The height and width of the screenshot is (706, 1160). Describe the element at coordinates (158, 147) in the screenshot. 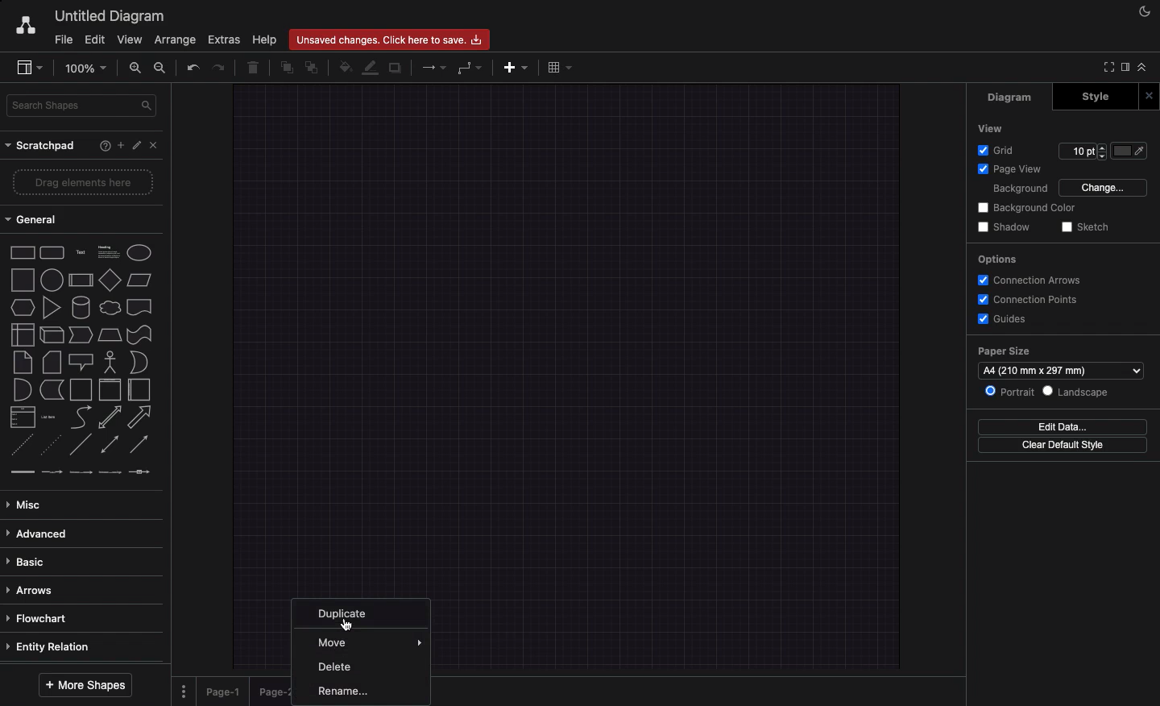

I see `Close` at that location.